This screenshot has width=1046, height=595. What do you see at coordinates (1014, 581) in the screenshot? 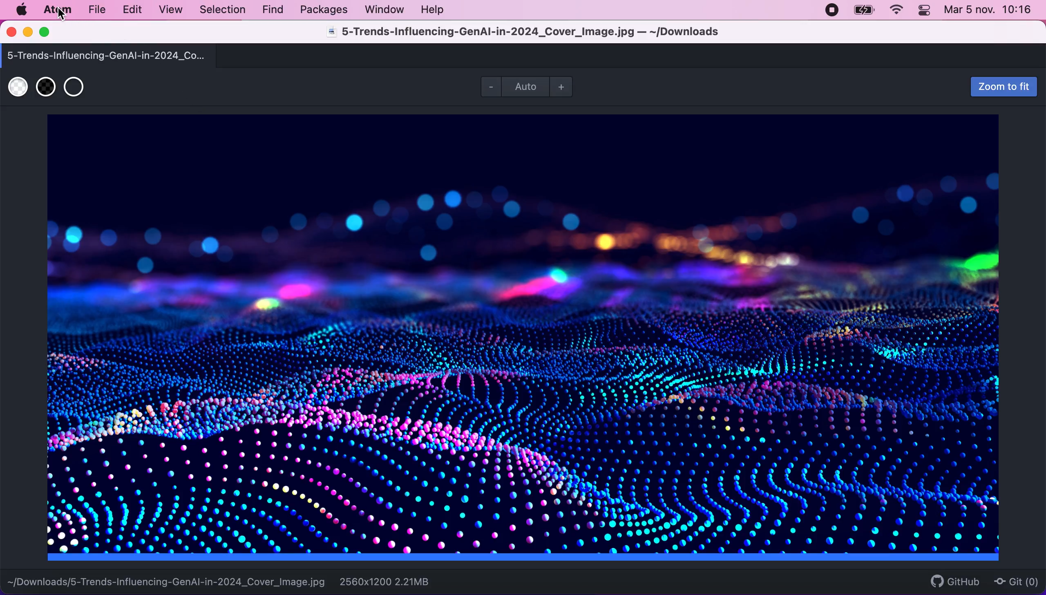
I see `Git (0)` at bounding box center [1014, 581].